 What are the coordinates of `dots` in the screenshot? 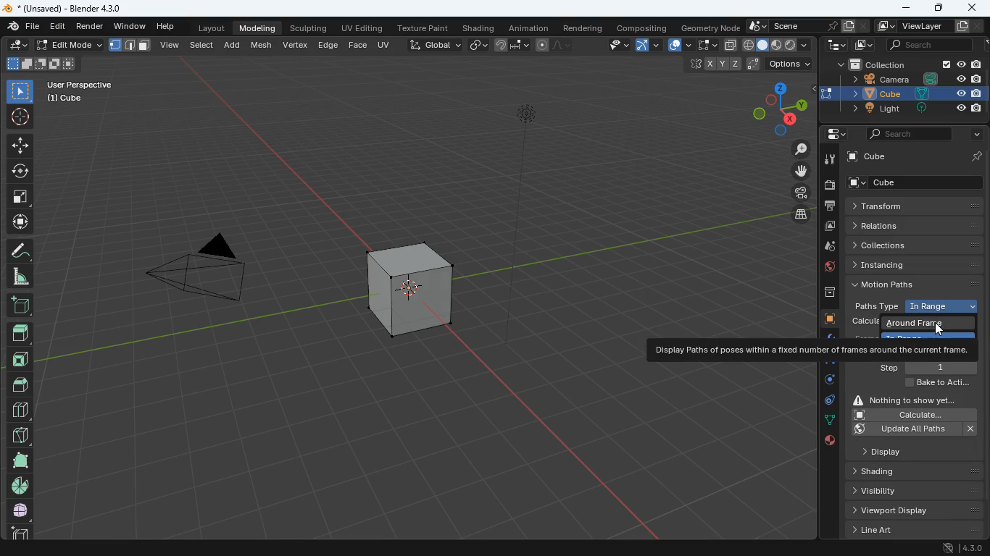 It's located at (828, 421).